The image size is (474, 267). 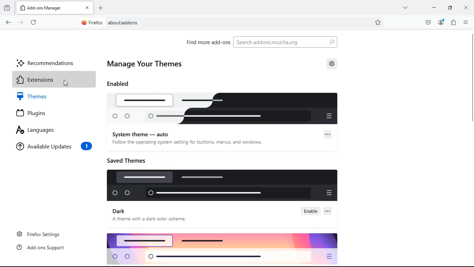 I want to click on back, so click(x=7, y=23).